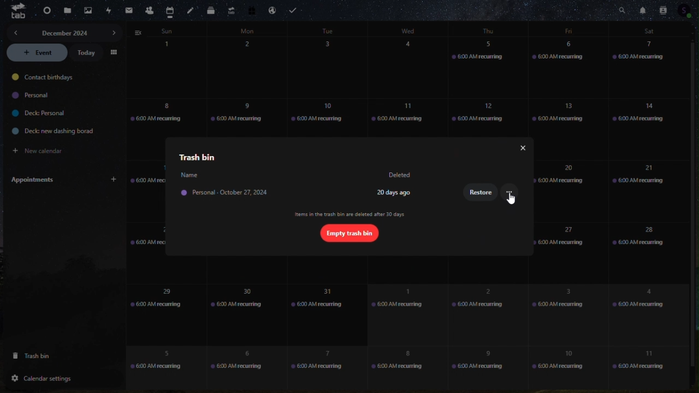 This screenshot has width=699, height=393. What do you see at coordinates (478, 367) in the screenshot?
I see `9` at bounding box center [478, 367].